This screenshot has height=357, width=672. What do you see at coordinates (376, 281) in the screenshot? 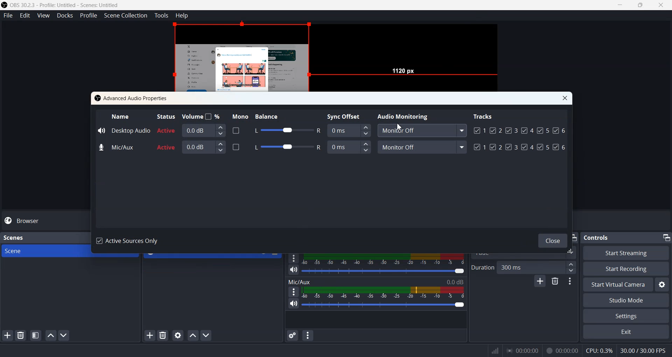
I see `Mic/Aux 0.0 dB` at bounding box center [376, 281].